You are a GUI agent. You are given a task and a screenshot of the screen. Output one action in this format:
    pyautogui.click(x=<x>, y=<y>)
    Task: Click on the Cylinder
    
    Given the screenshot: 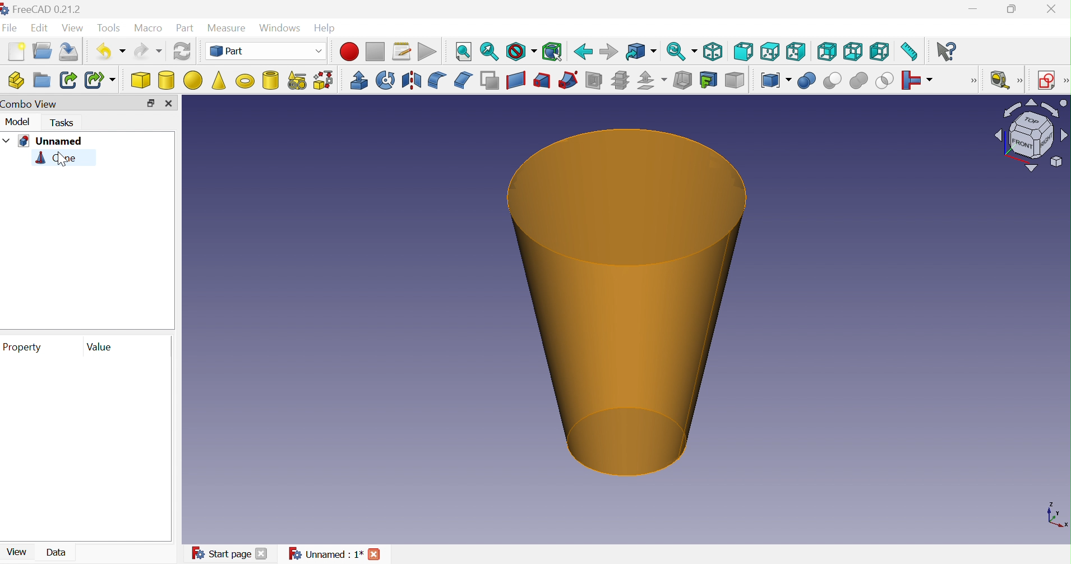 What is the action you would take?
    pyautogui.click(x=166, y=81)
    